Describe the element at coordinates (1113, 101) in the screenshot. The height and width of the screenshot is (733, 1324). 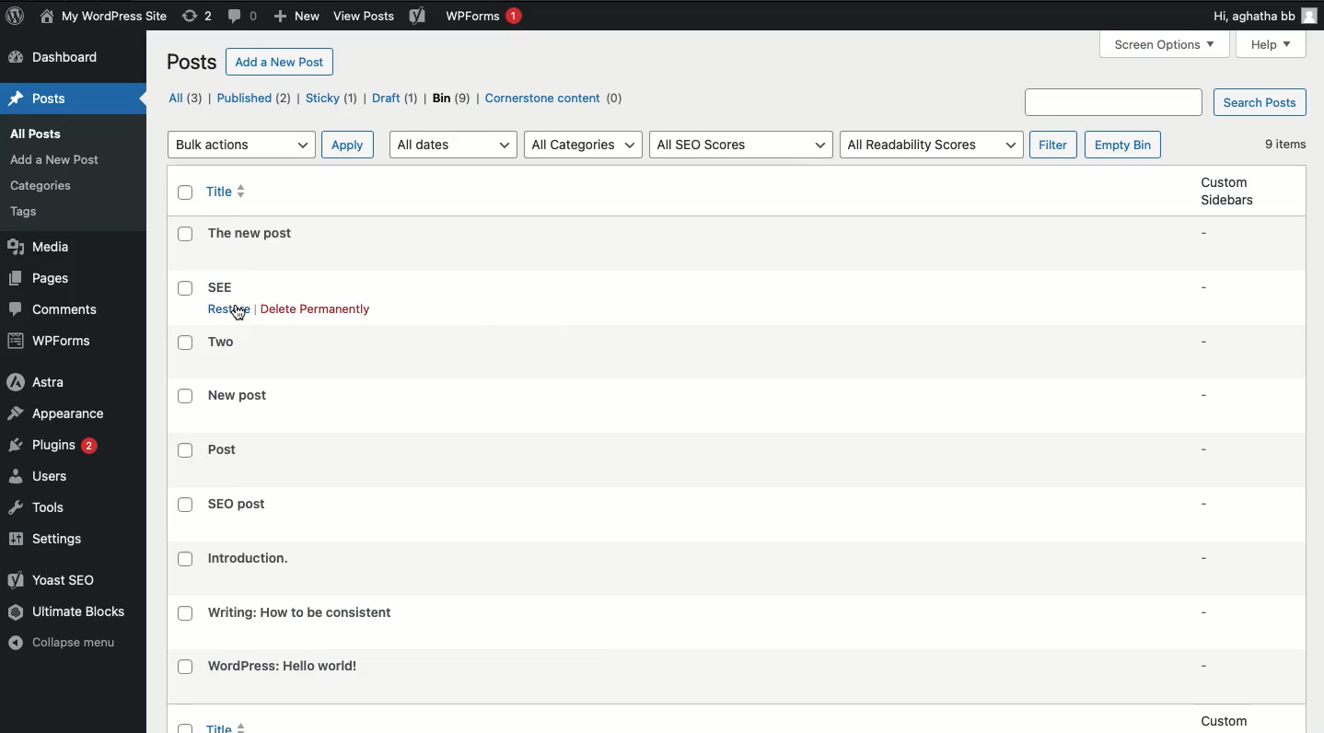
I see `Search` at that location.